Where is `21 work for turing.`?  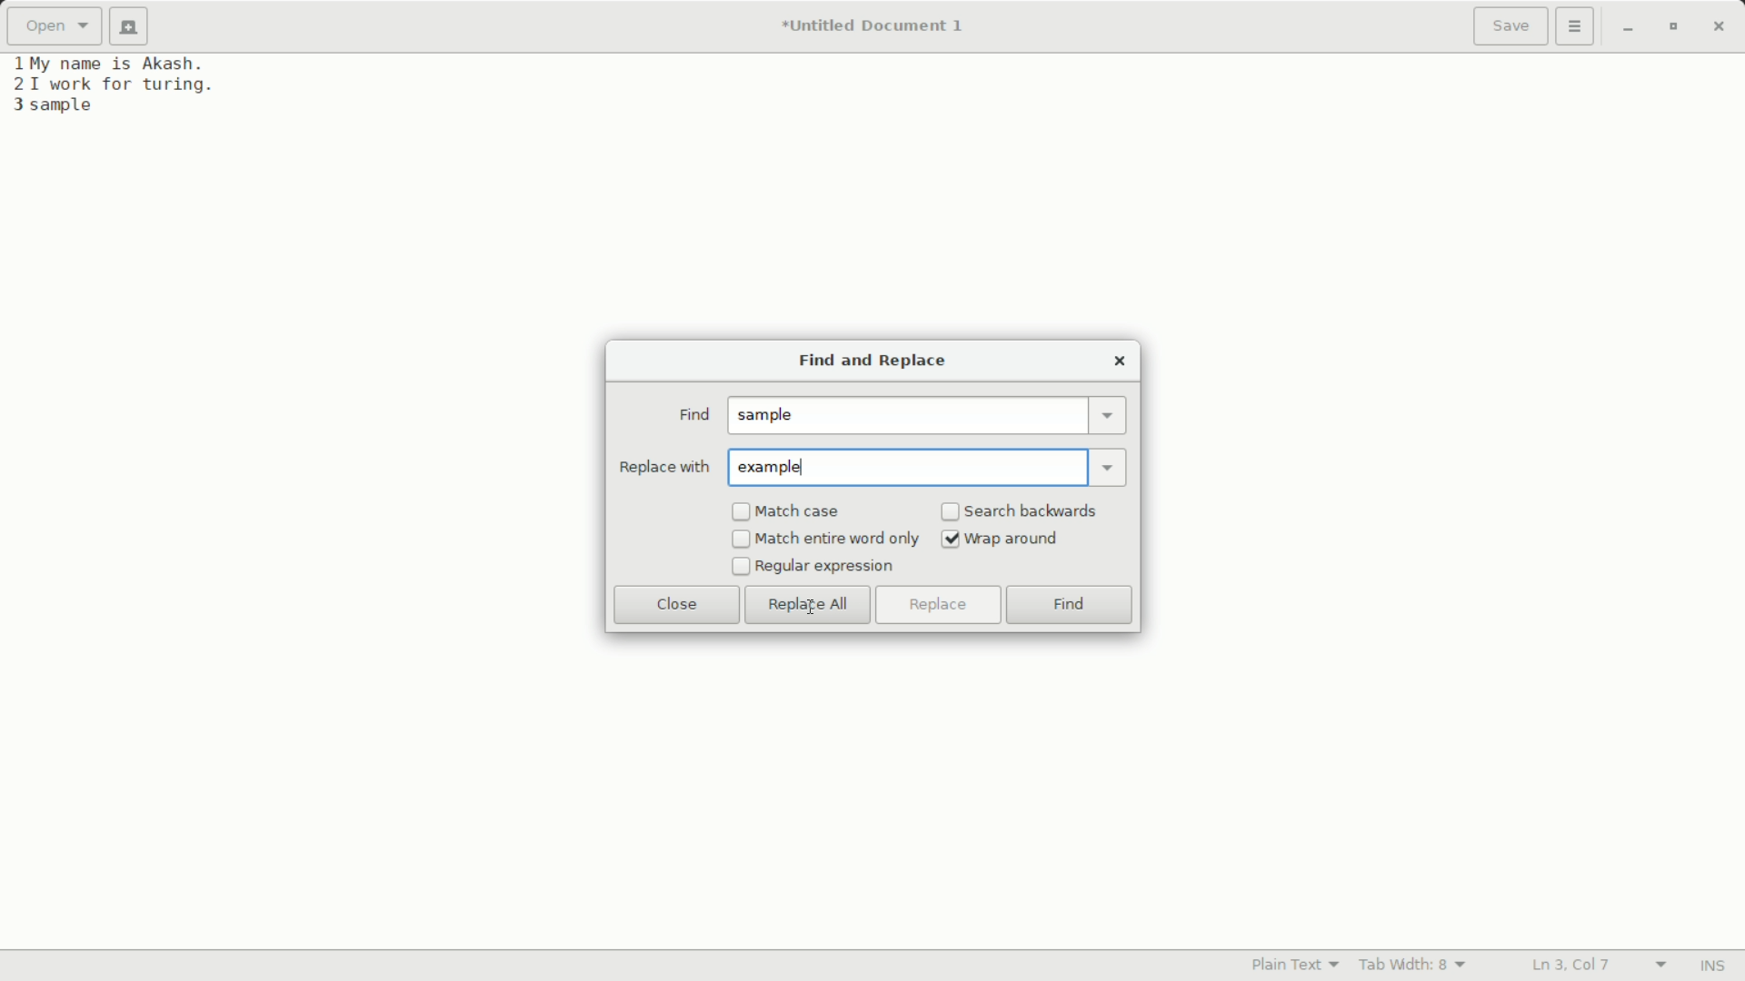 21 work for turing. is located at coordinates (111, 84).